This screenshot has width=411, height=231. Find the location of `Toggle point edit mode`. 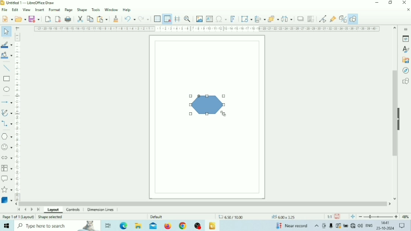

Toggle point edit mode is located at coordinates (323, 19).